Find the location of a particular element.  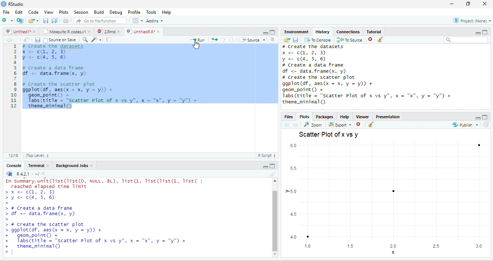

close is located at coordinates (47, 166).